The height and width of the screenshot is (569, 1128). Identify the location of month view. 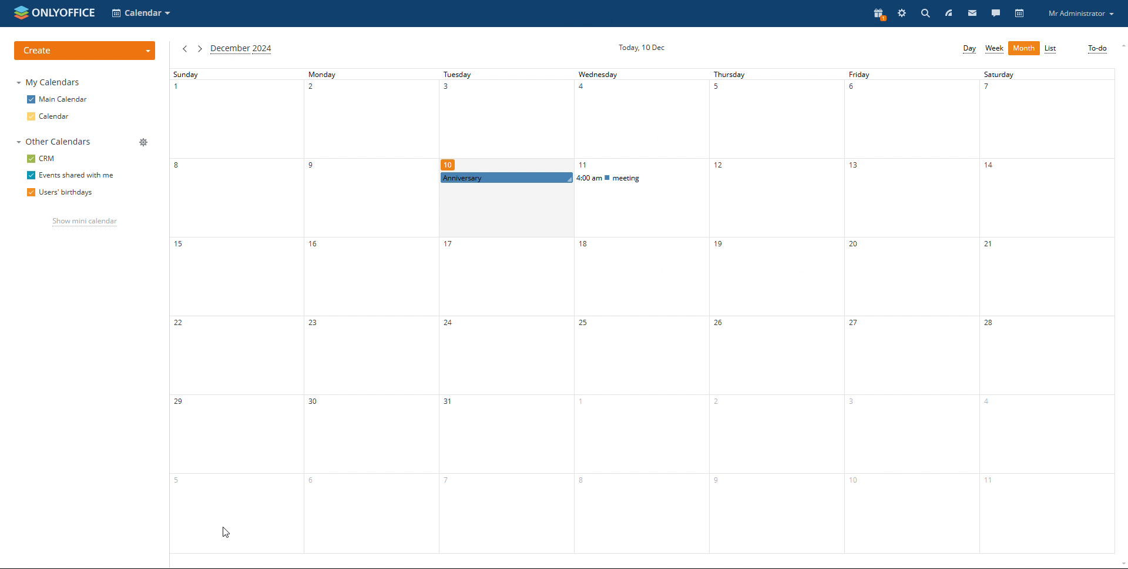
(1024, 48).